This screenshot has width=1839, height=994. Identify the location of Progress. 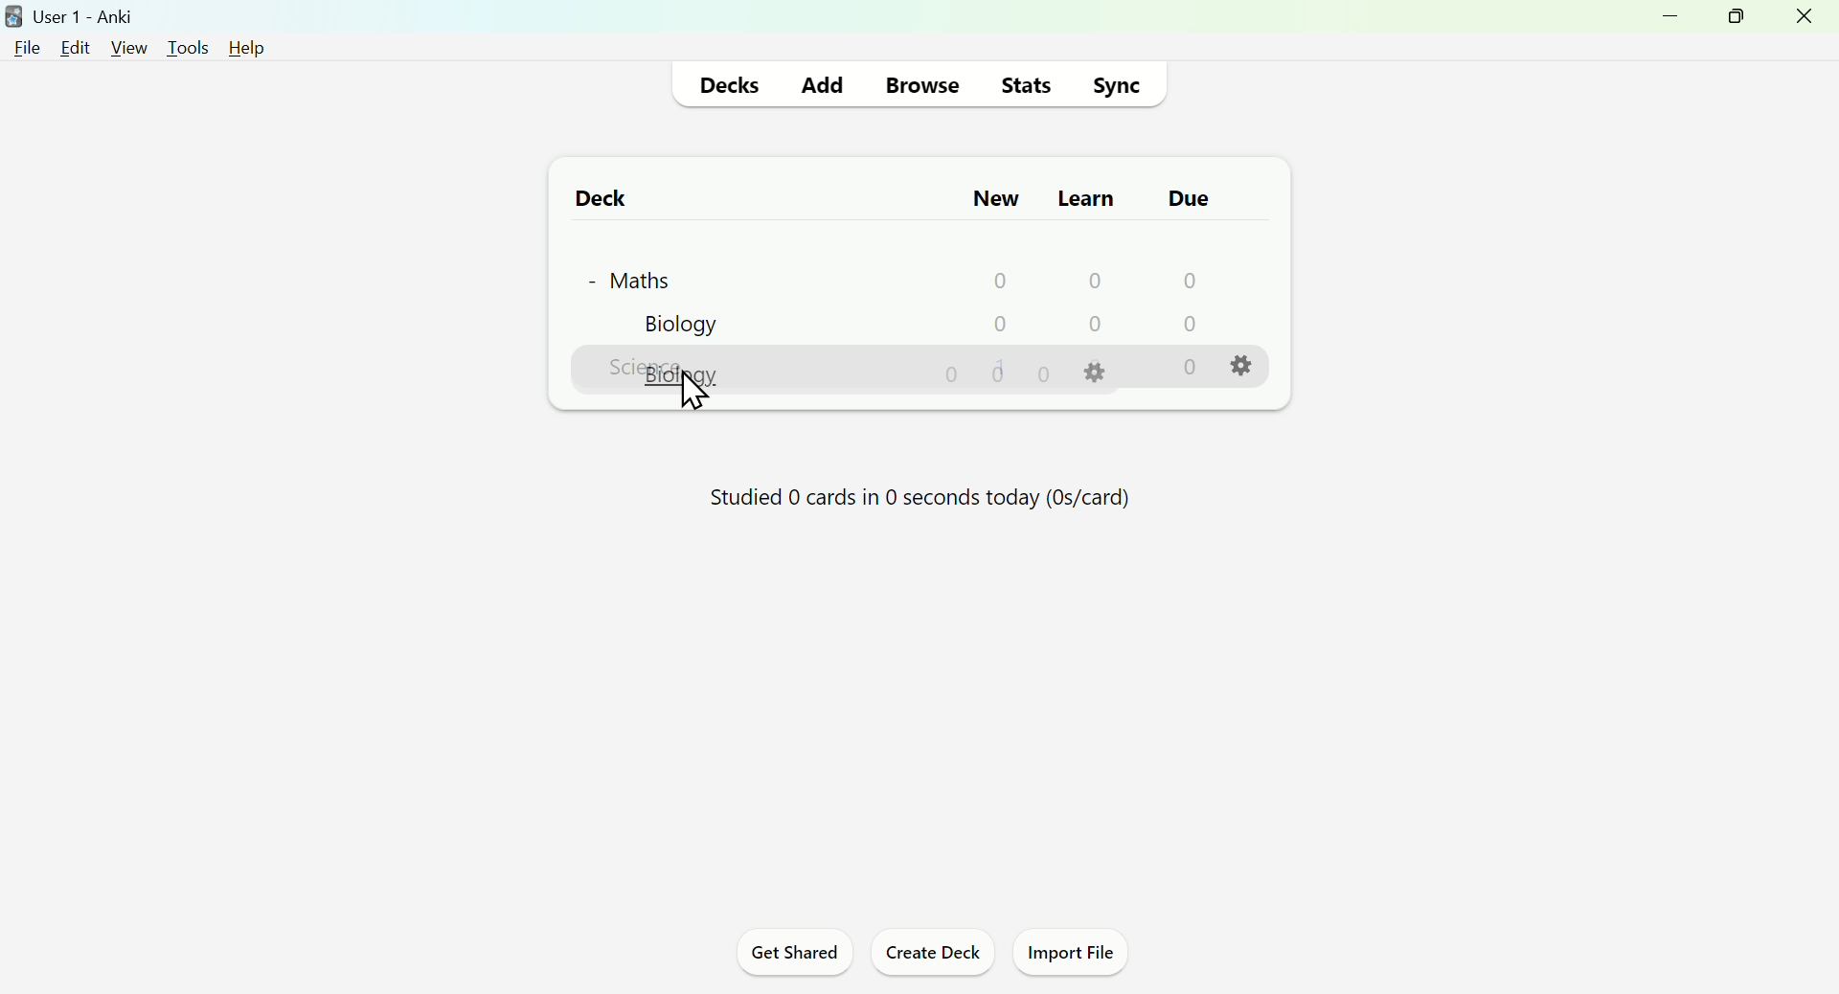
(909, 504).